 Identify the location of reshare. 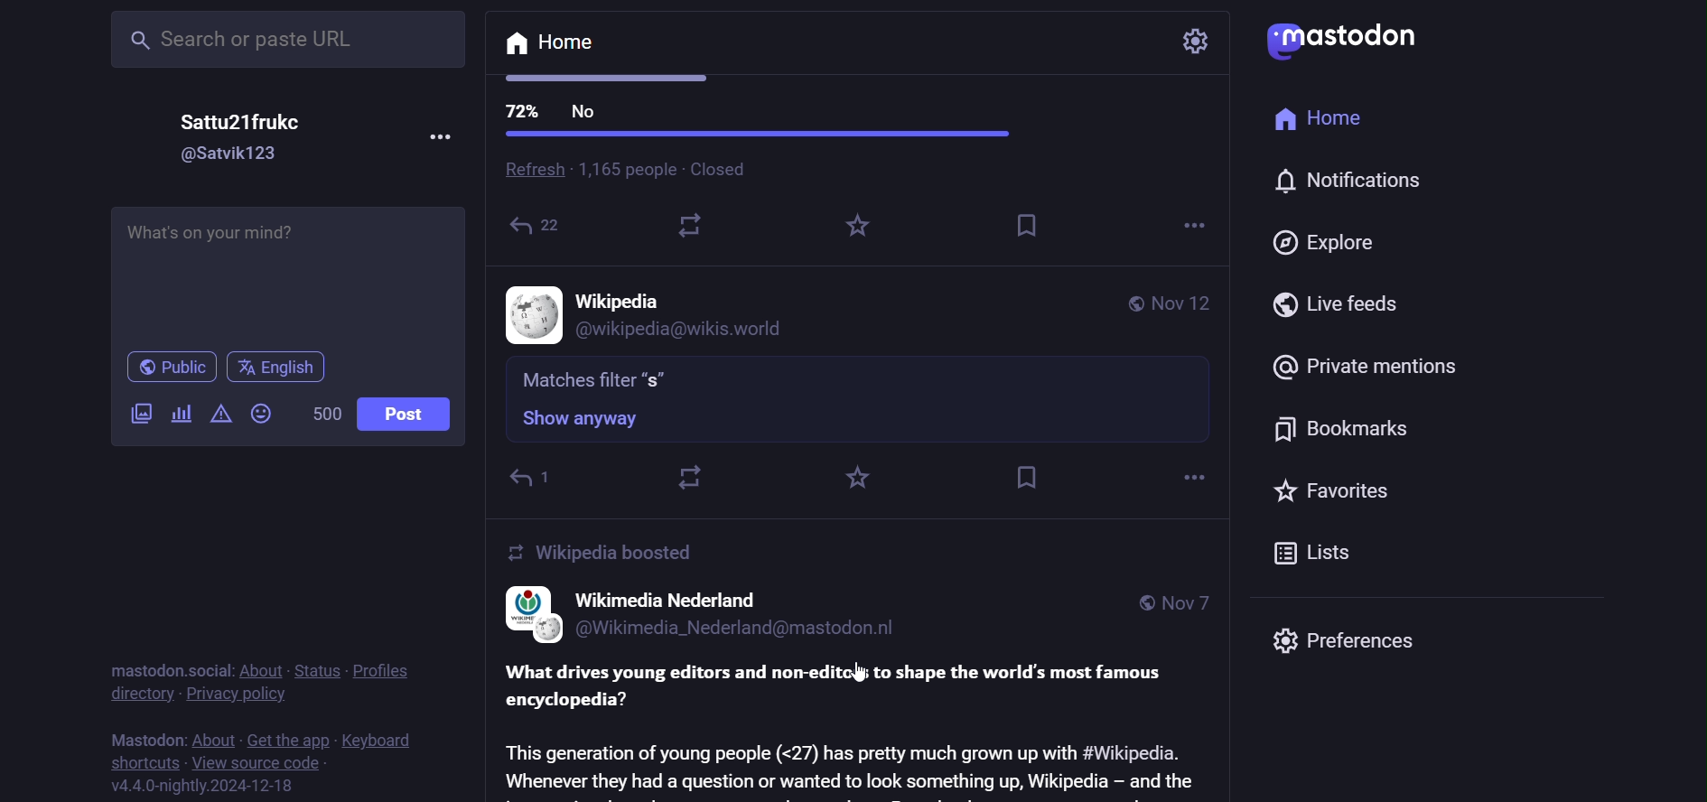
(693, 479).